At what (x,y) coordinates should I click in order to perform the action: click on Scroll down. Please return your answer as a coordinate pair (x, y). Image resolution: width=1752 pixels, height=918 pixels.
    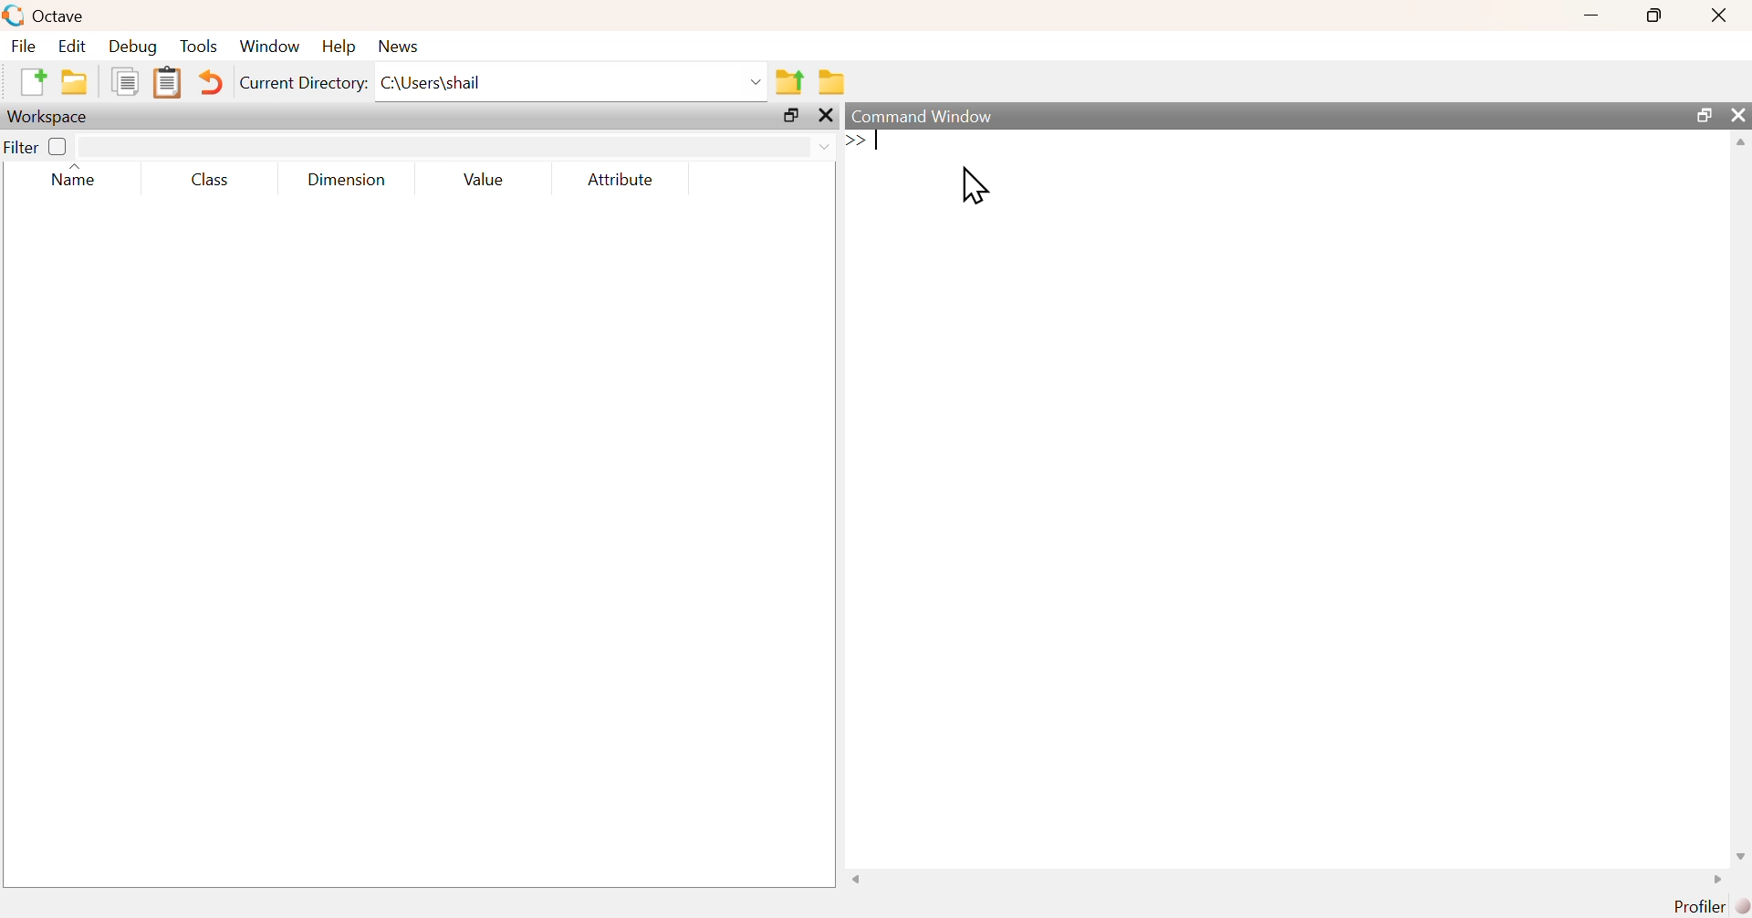
    Looking at the image, I should click on (1738, 857).